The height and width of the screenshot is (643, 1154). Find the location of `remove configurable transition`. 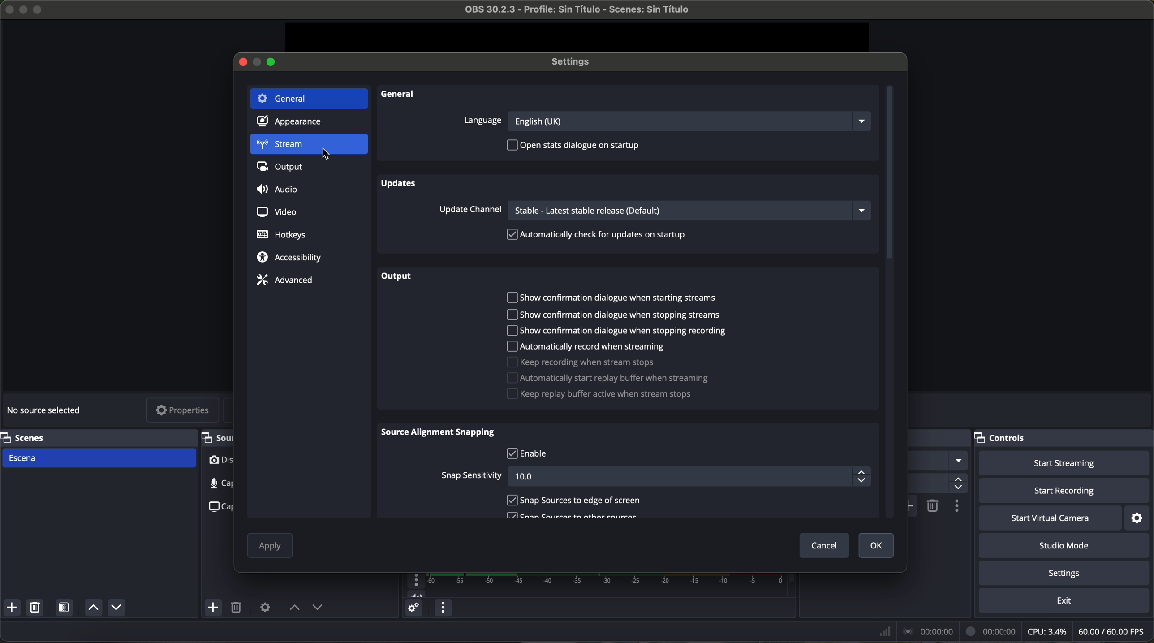

remove configurable transition is located at coordinates (933, 505).